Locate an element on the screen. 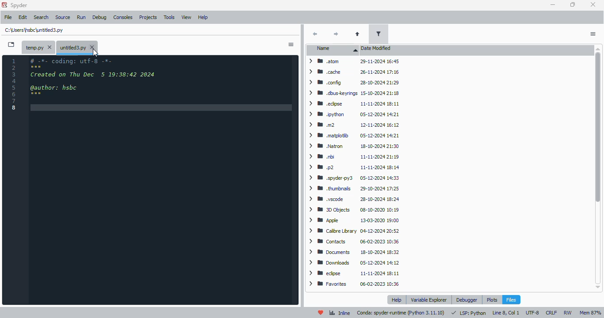 This screenshot has width=604, height=318. LSP: python is located at coordinates (469, 313).